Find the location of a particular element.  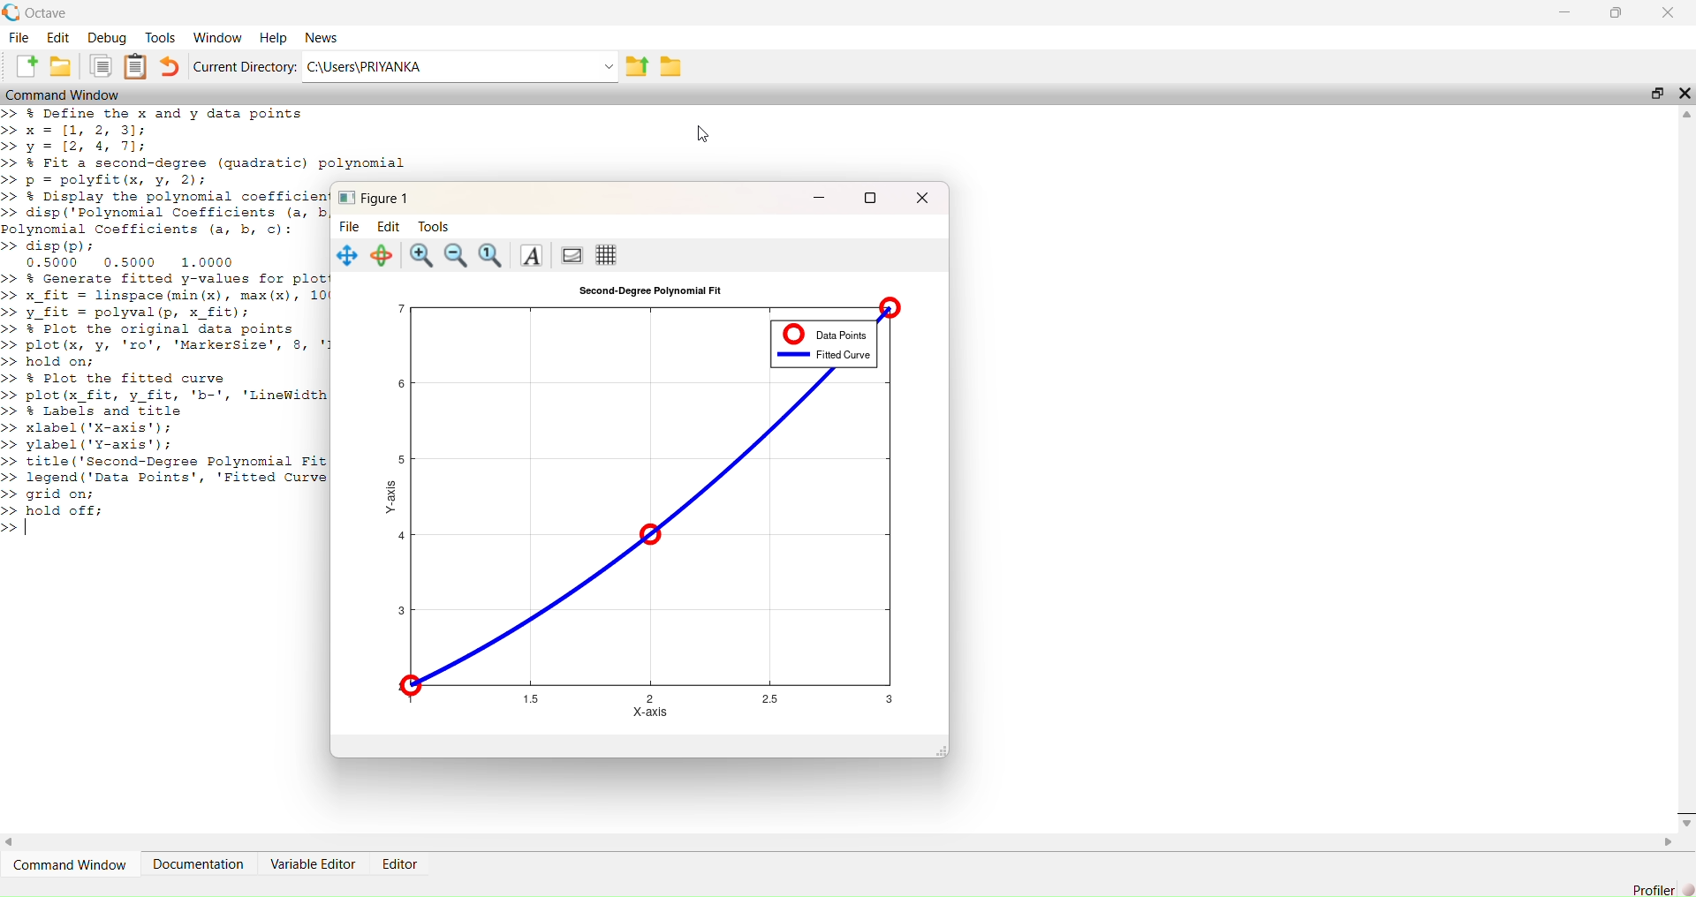

Window is located at coordinates (217, 39).